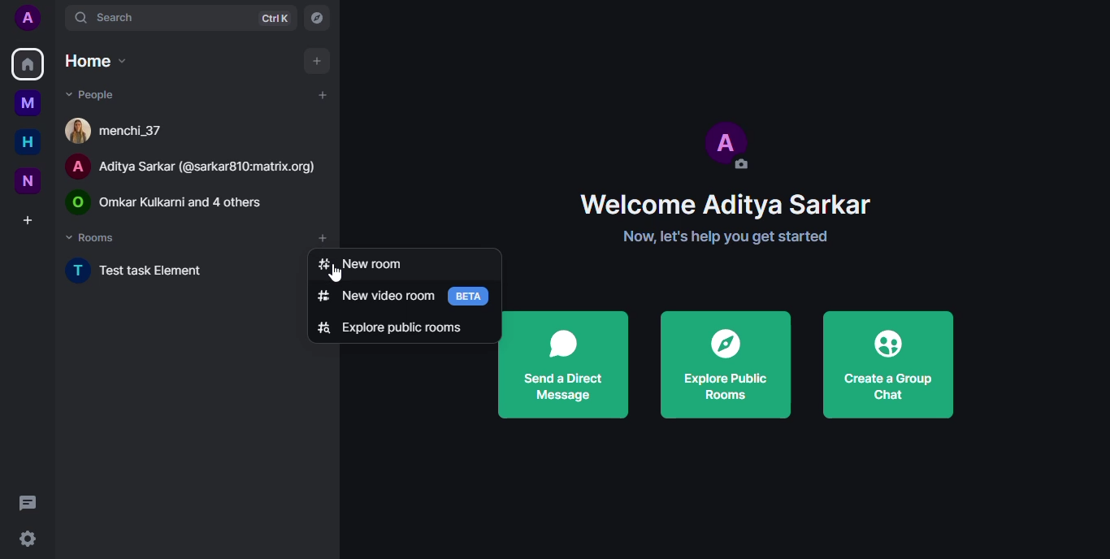  Describe the element at coordinates (690, 237) in the screenshot. I see `Now, let's help you get started` at that location.